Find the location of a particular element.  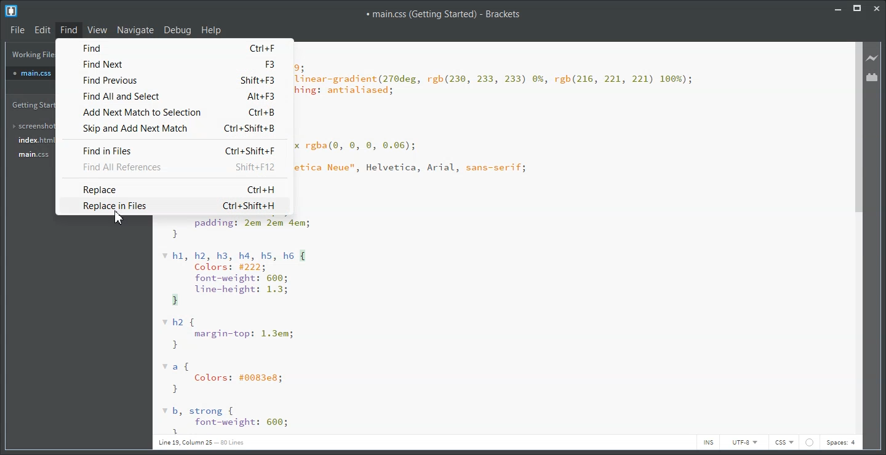

UTF-8 is located at coordinates (743, 442).